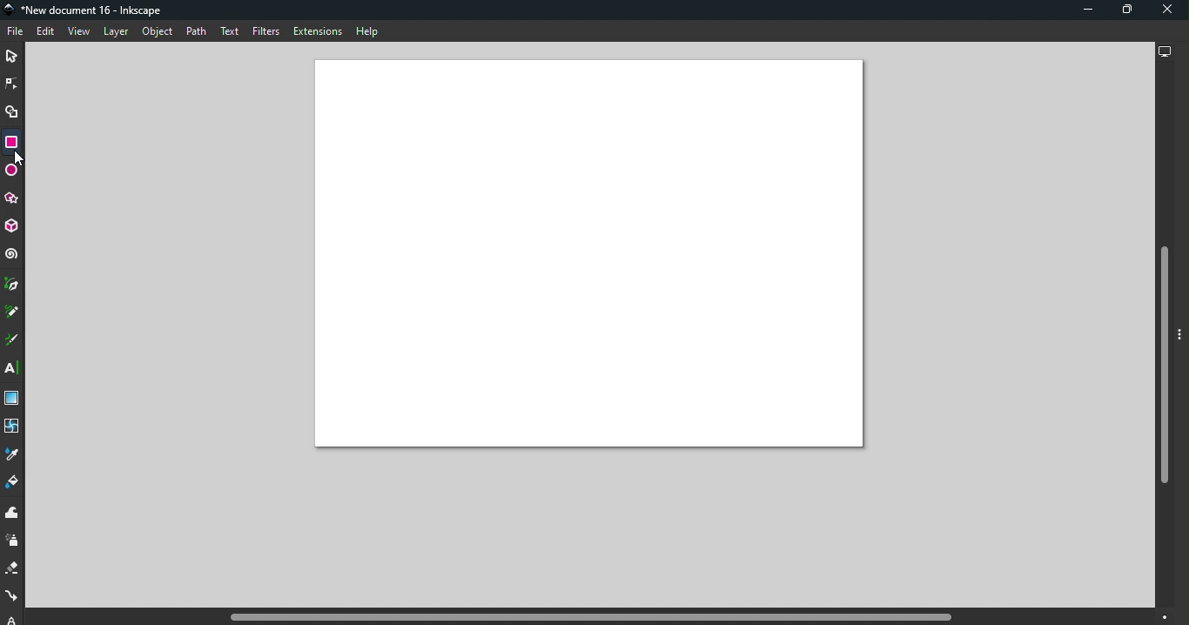 This screenshot has height=625, width=1189. Describe the element at coordinates (17, 32) in the screenshot. I see `File` at that location.